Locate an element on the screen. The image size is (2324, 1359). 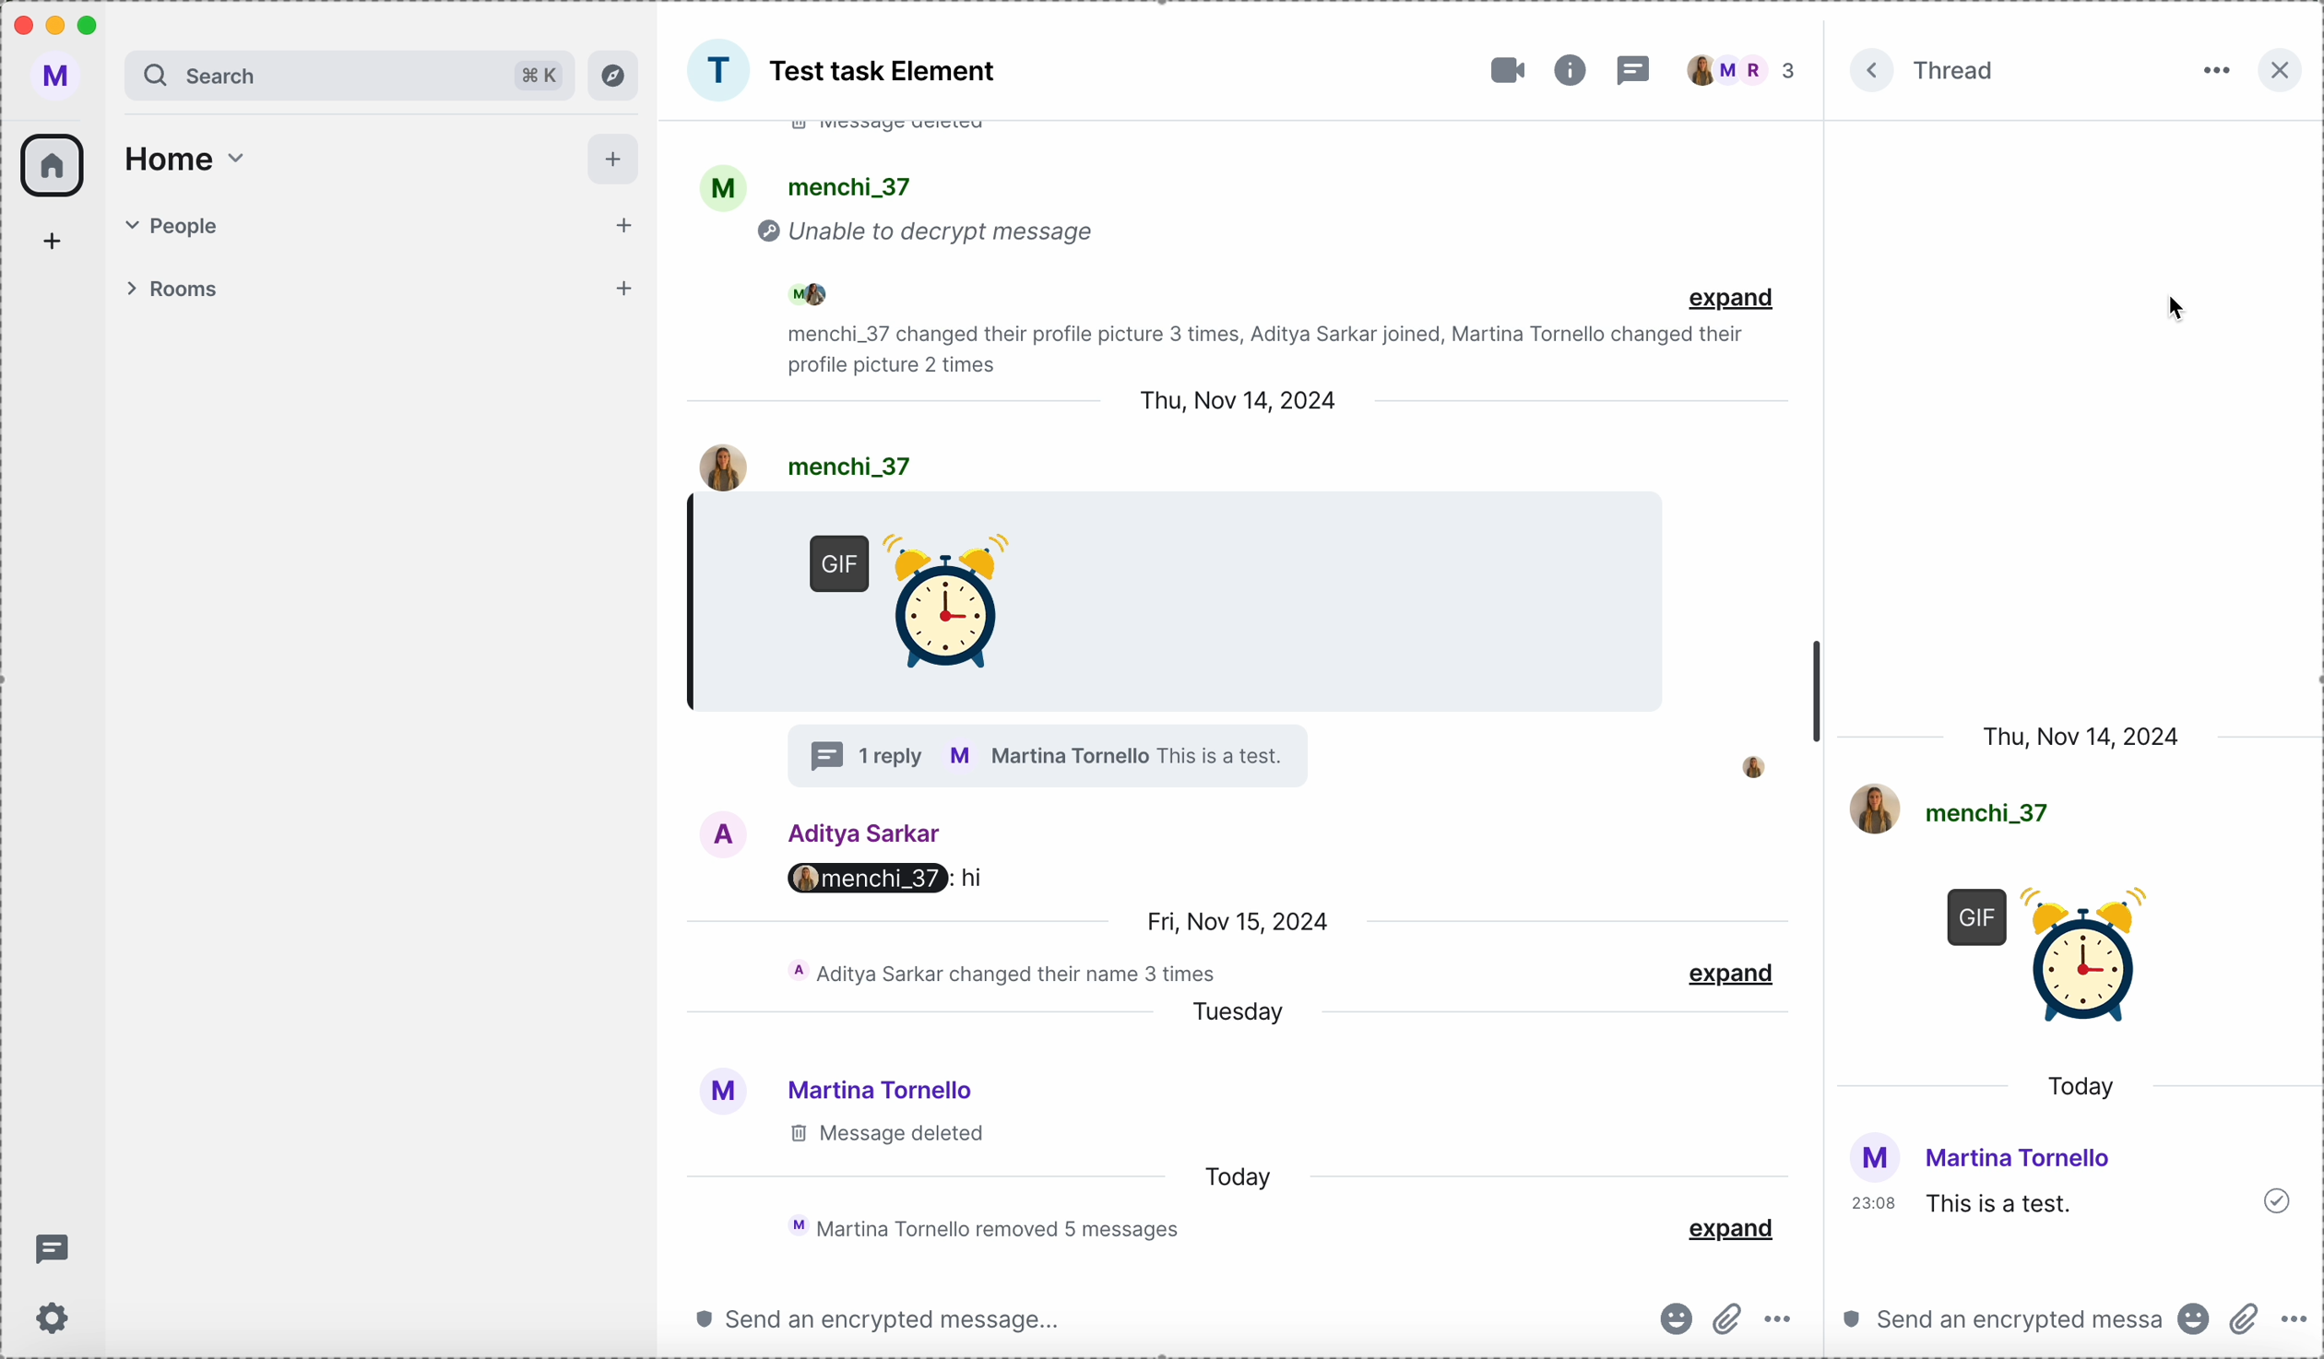
activity chat group is located at coordinates (1177, 251).